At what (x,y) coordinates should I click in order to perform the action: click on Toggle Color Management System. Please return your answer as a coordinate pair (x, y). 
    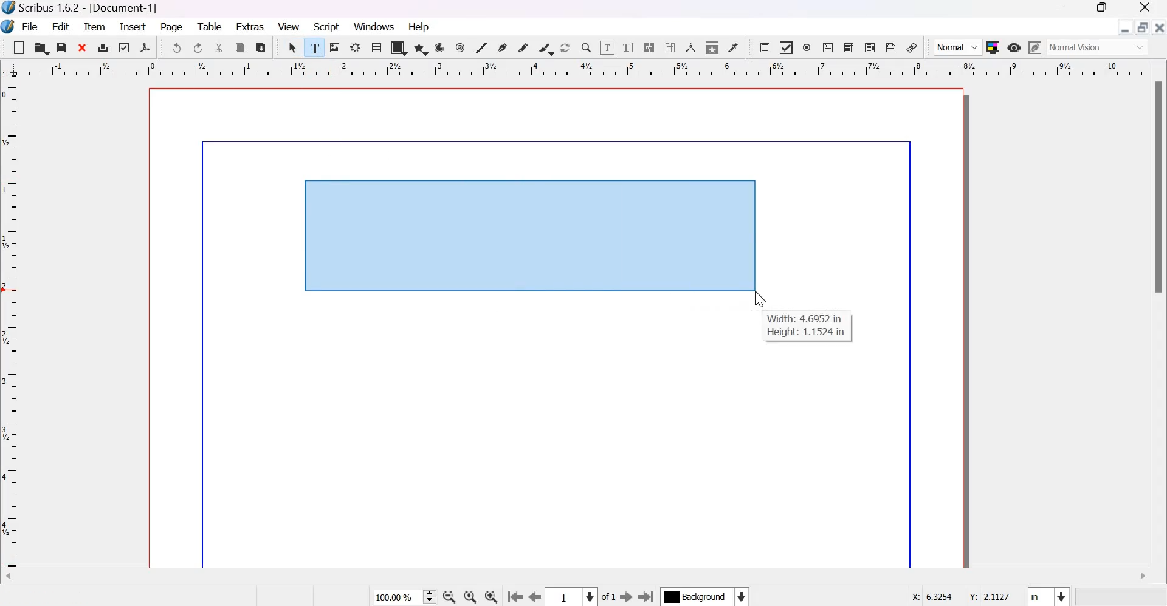
    Looking at the image, I should click on (993, 47).